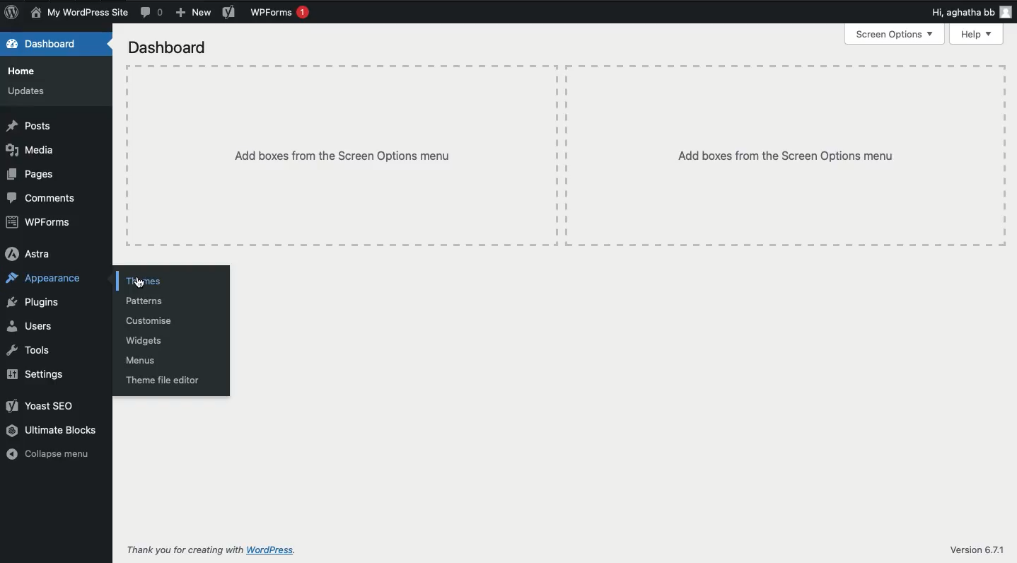 The width and height of the screenshot is (1017, 563). I want to click on Settings, so click(34, 374).